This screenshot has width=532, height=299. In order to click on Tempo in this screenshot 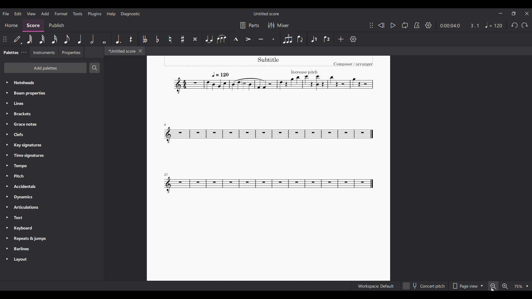, I will do `click(494, 25)`.